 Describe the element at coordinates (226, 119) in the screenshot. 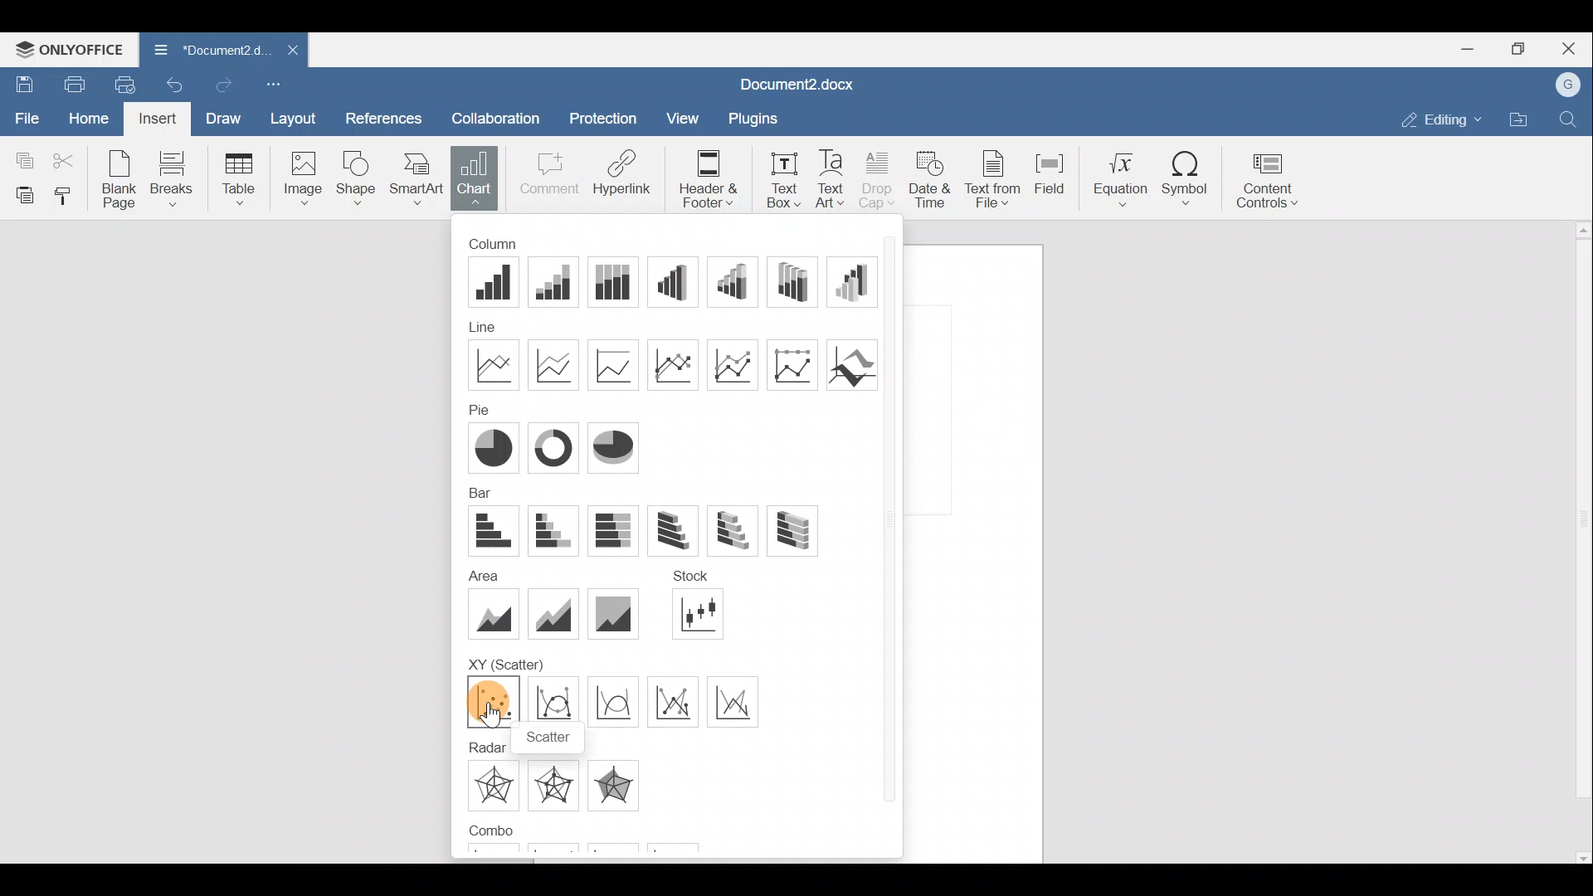

I see `Draw` at that location.